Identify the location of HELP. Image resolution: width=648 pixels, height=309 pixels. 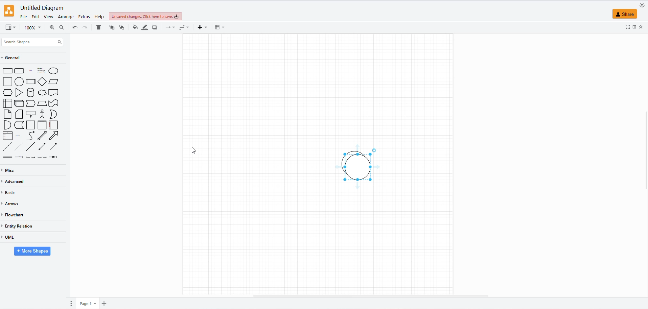
(98, 17).